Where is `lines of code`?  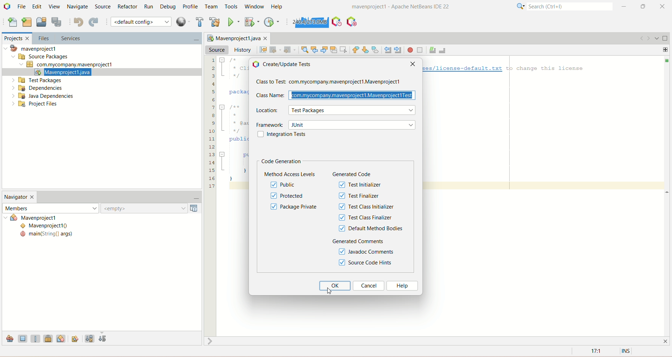 lines of code is located at coordinates (211, 122).